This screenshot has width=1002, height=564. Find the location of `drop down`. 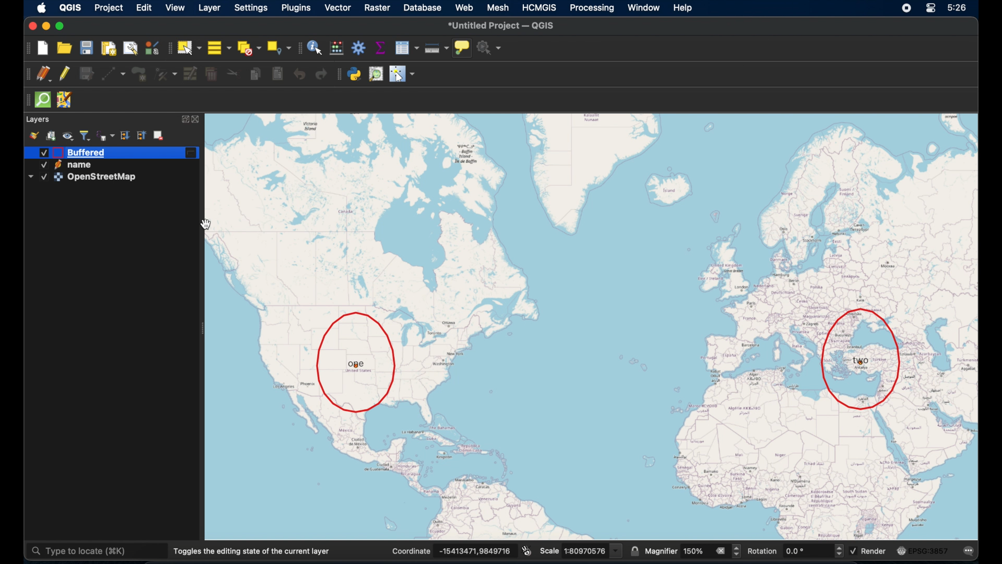

drop down is located at coordinates (617, 550).